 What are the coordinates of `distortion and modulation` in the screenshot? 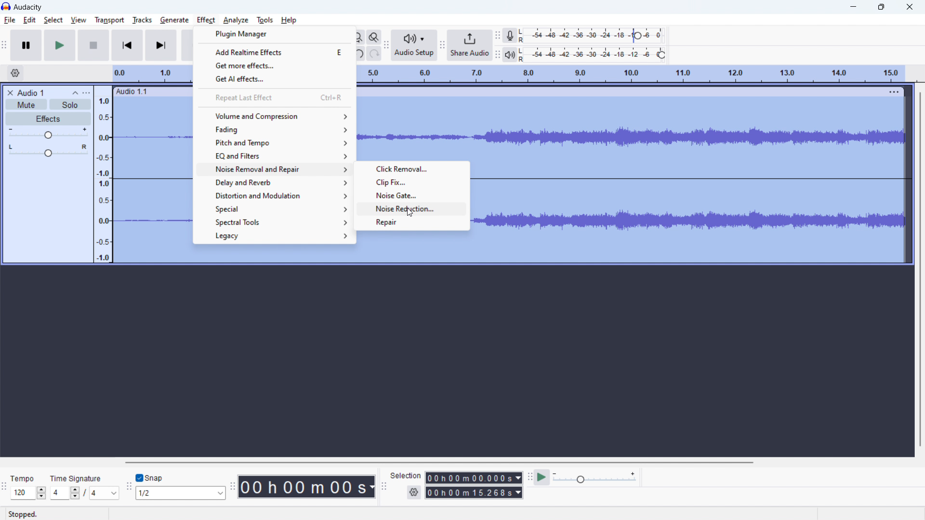 It's located at (272, 195).